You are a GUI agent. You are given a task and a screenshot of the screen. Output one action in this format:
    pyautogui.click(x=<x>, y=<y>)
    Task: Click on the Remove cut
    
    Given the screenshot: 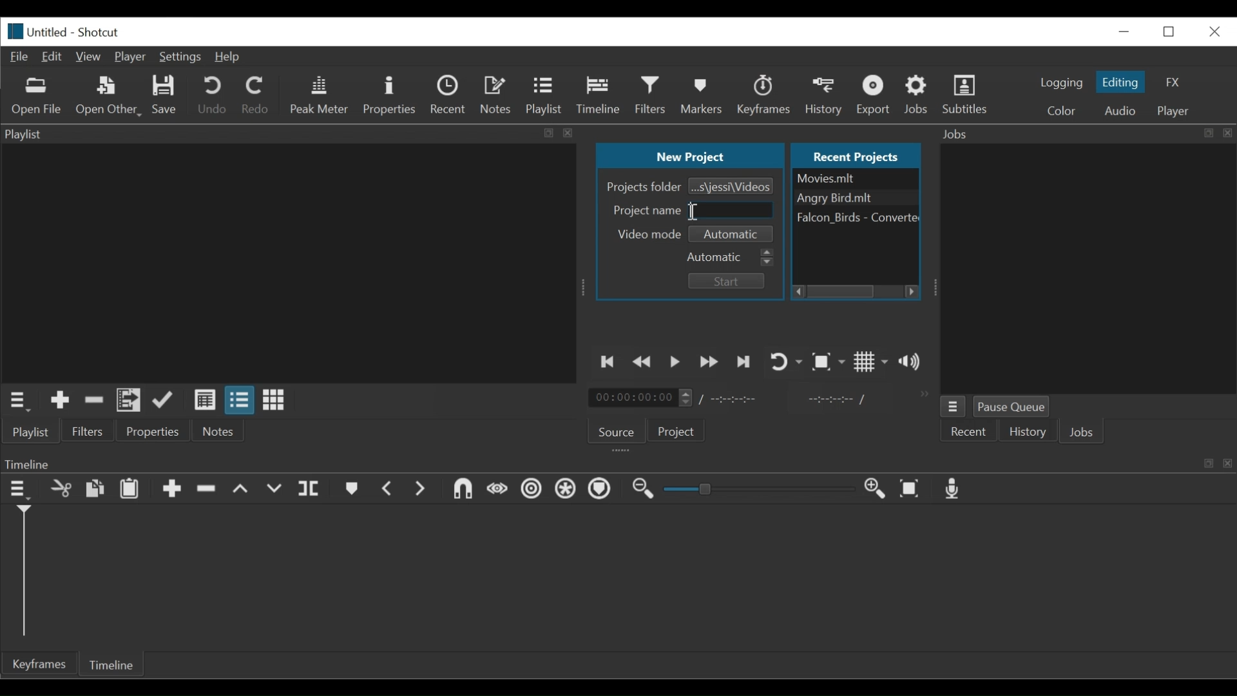 What is the action you would take?
    pyautogui.click(x=59, y=488)
    